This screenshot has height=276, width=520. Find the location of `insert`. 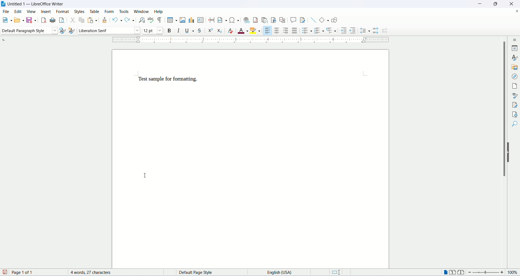

insert is located at coordinates (47, 13).